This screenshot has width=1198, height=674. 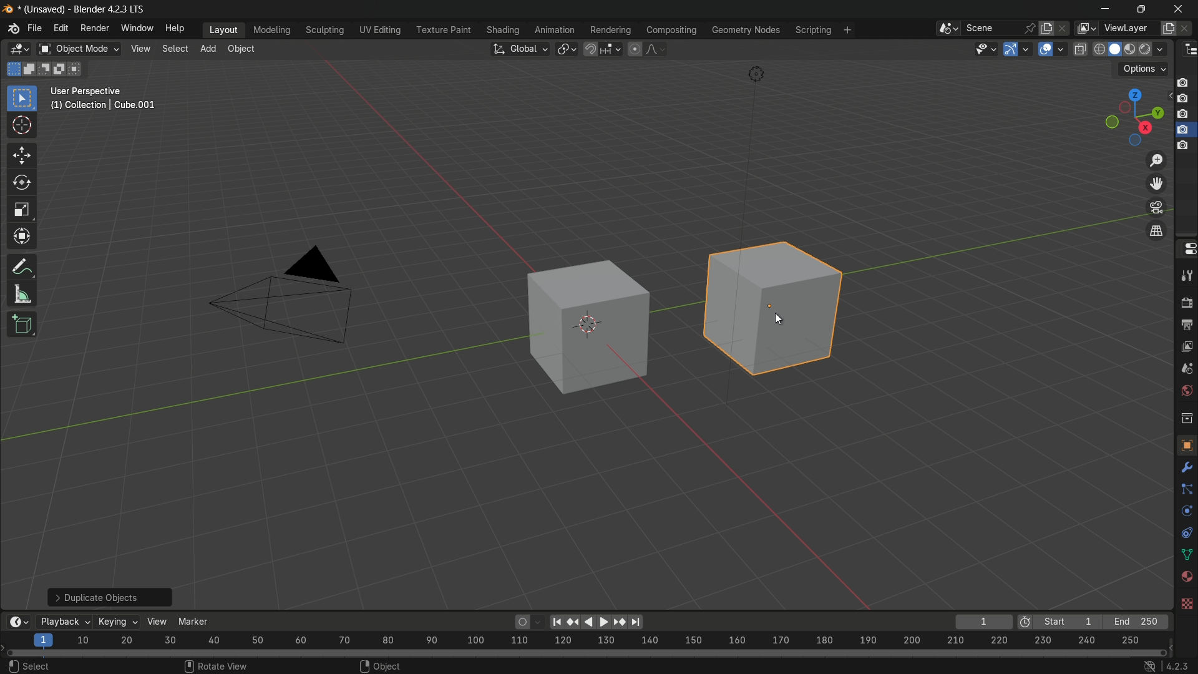 I want to click on jump to keyframe, so click(x=618, y=623).